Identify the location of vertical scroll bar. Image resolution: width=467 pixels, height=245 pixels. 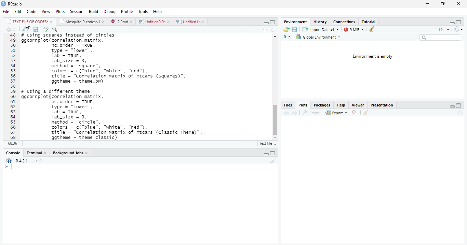
(275, 88).